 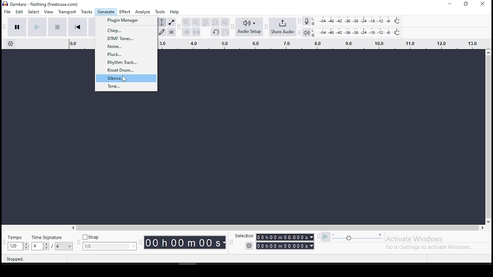 I want to click on Timer, so click(x=187, y=244).